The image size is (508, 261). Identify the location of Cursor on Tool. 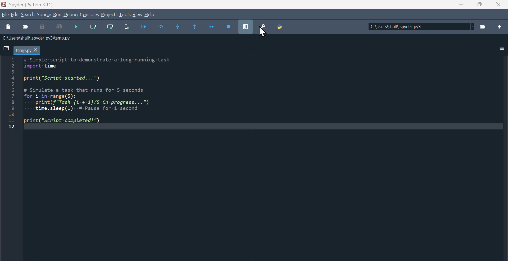
(262, 34).